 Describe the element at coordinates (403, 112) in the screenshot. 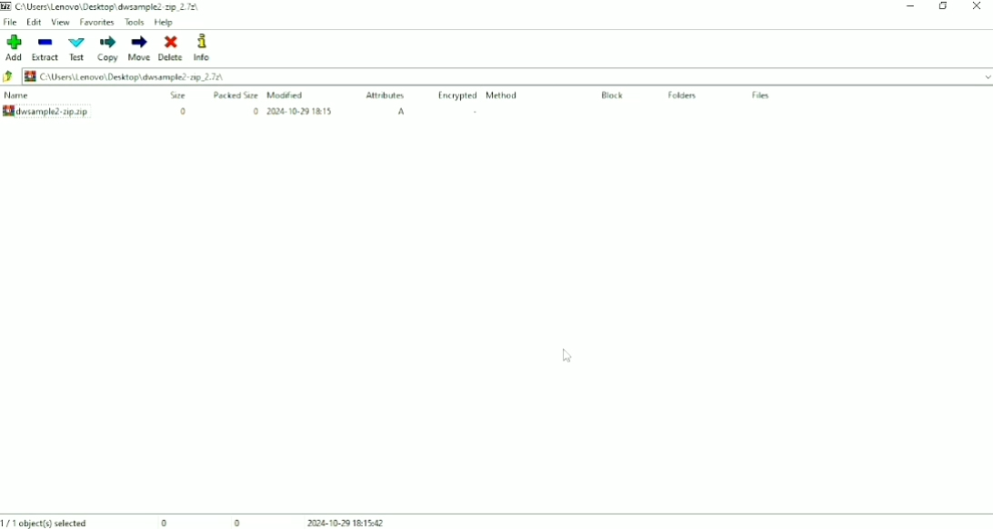

I see `A` at that location.